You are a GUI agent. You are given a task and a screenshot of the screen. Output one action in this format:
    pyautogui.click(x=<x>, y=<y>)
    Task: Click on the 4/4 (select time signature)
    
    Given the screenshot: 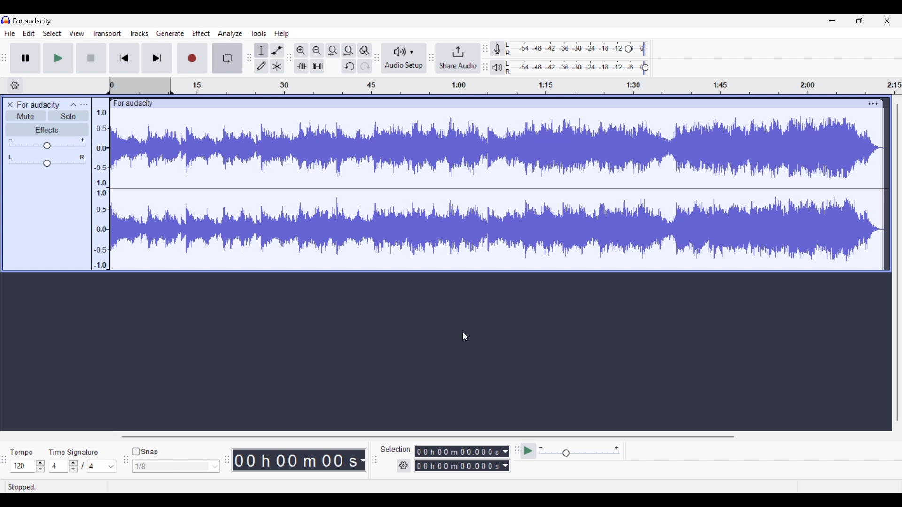 What is the action you would take?
    pyautogui.click(x=82, y=466)
    